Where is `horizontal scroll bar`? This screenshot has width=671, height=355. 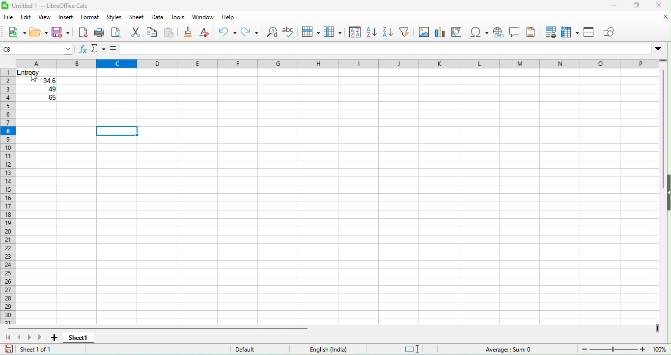 horizontal scroll bar is located at coordinates (156, 328).